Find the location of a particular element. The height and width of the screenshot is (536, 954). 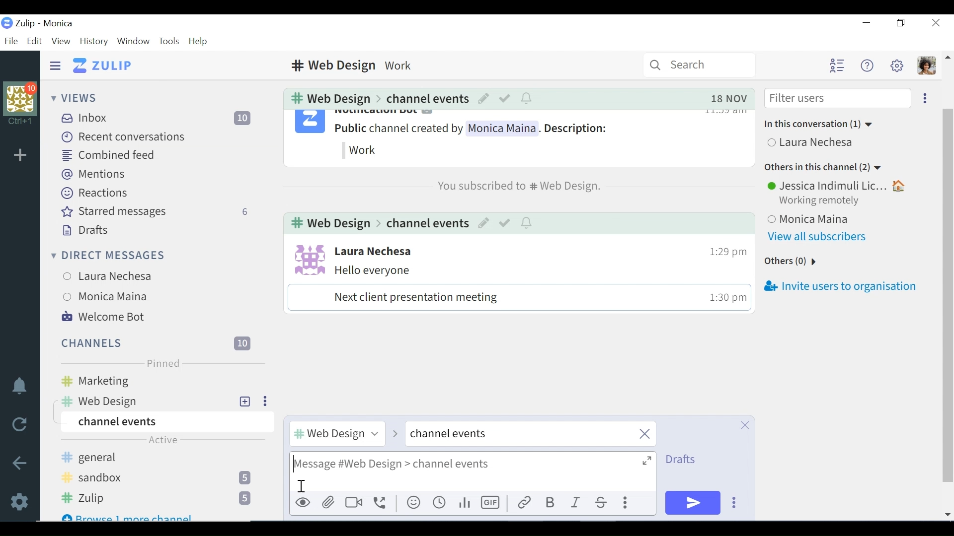

Edit is located at coordinates (484, 224).